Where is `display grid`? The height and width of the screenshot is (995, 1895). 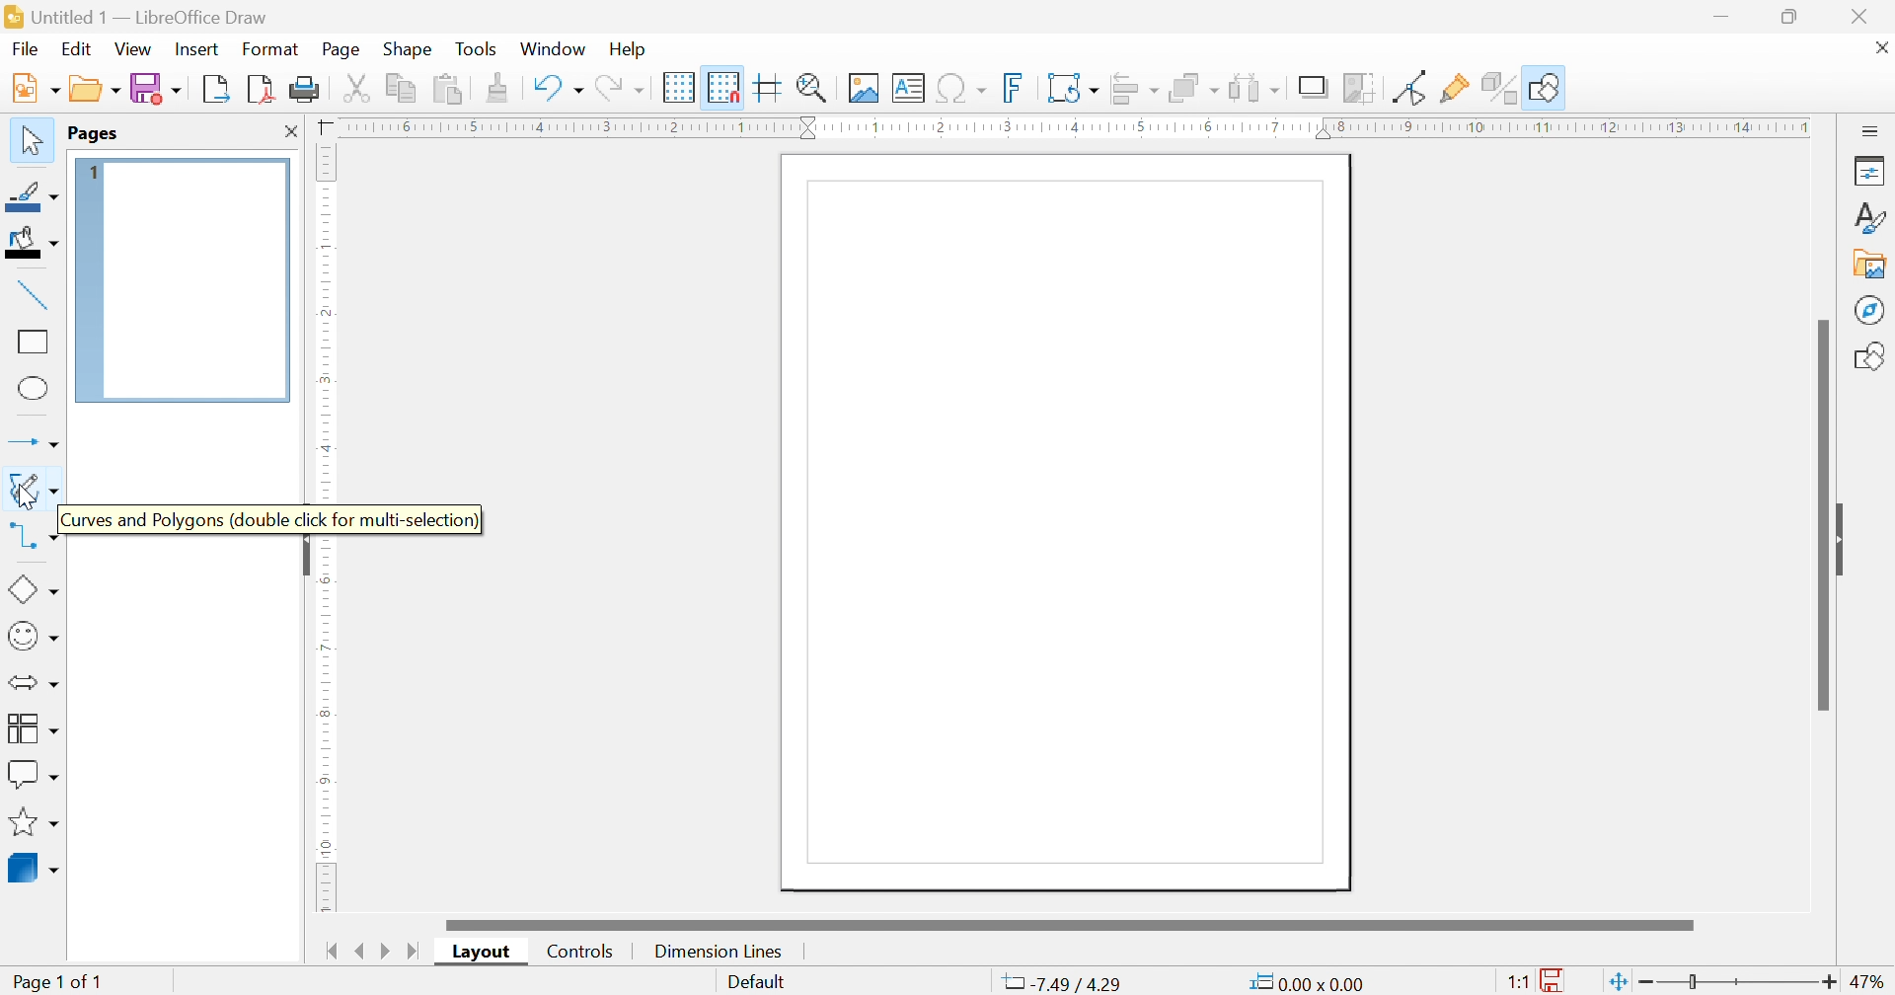 display grid is located at coordinates (679, 88).